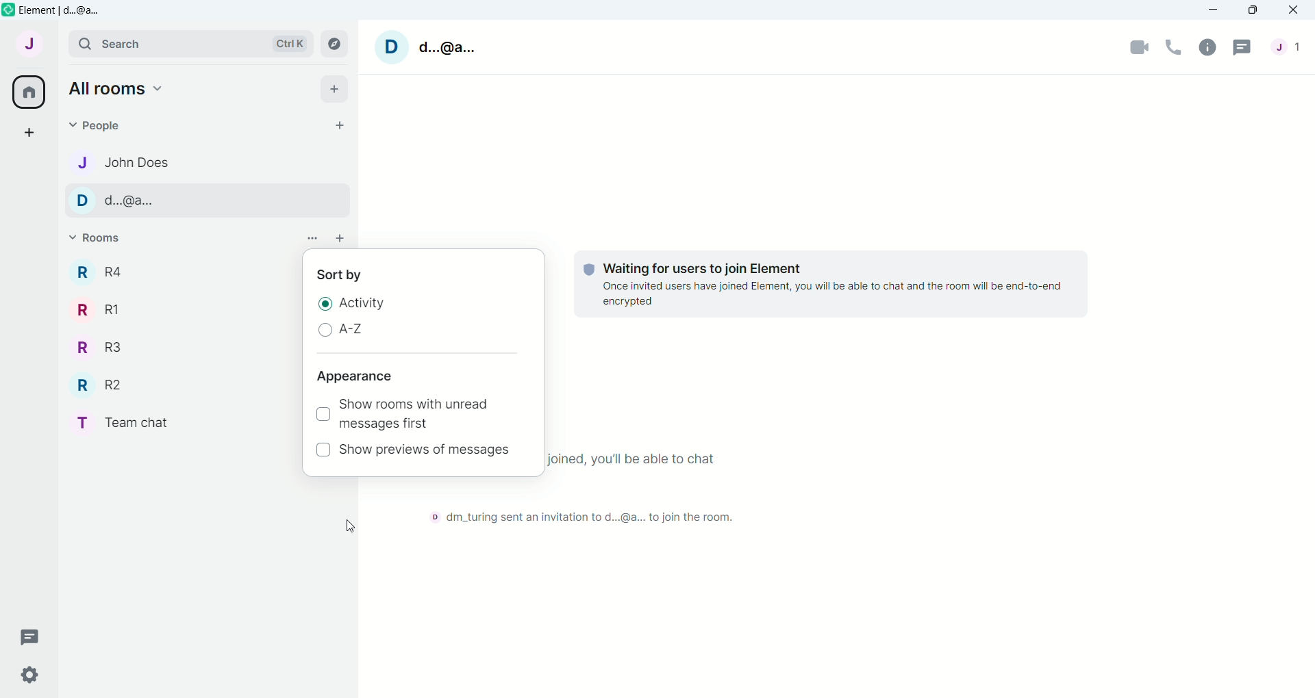 The height and width of the screenshot is (698, 1315). Describe the element at coordinates (31, 676) in the screenshot. I see `Quick Settings` at that location.